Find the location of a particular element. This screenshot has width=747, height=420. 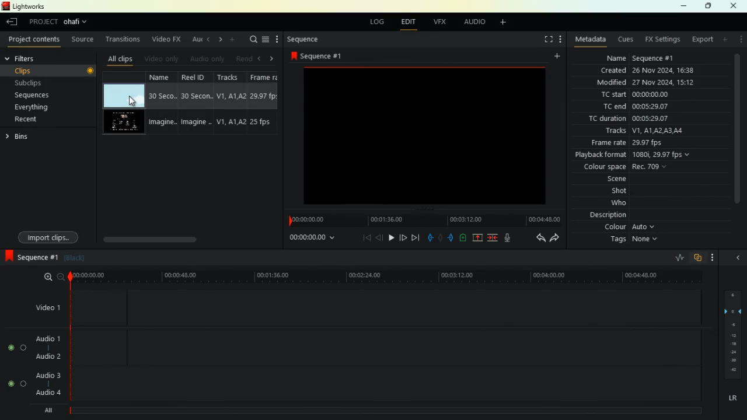

frame rate is located at coordinates (645, 143).